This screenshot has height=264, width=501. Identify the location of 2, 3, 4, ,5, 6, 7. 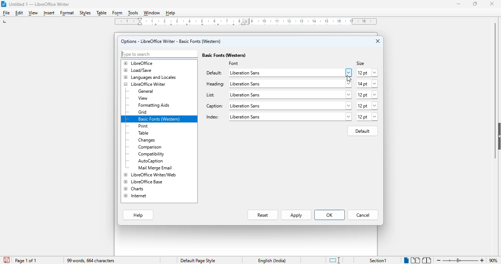
(194, 20).